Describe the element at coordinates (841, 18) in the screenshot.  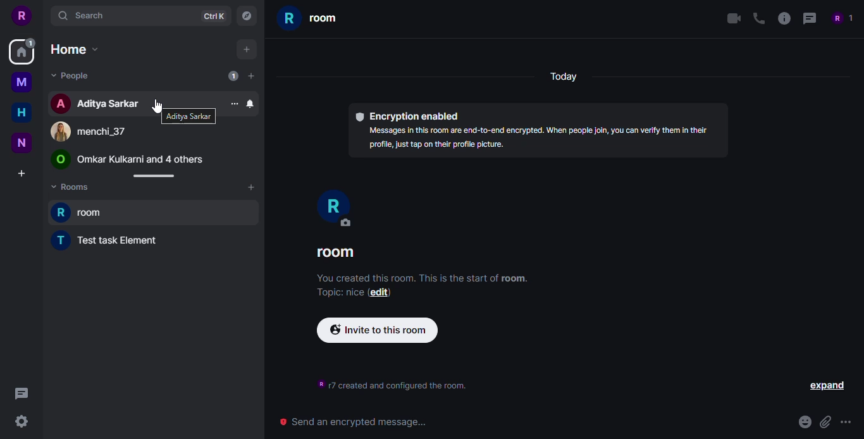
I see `people` at that location.